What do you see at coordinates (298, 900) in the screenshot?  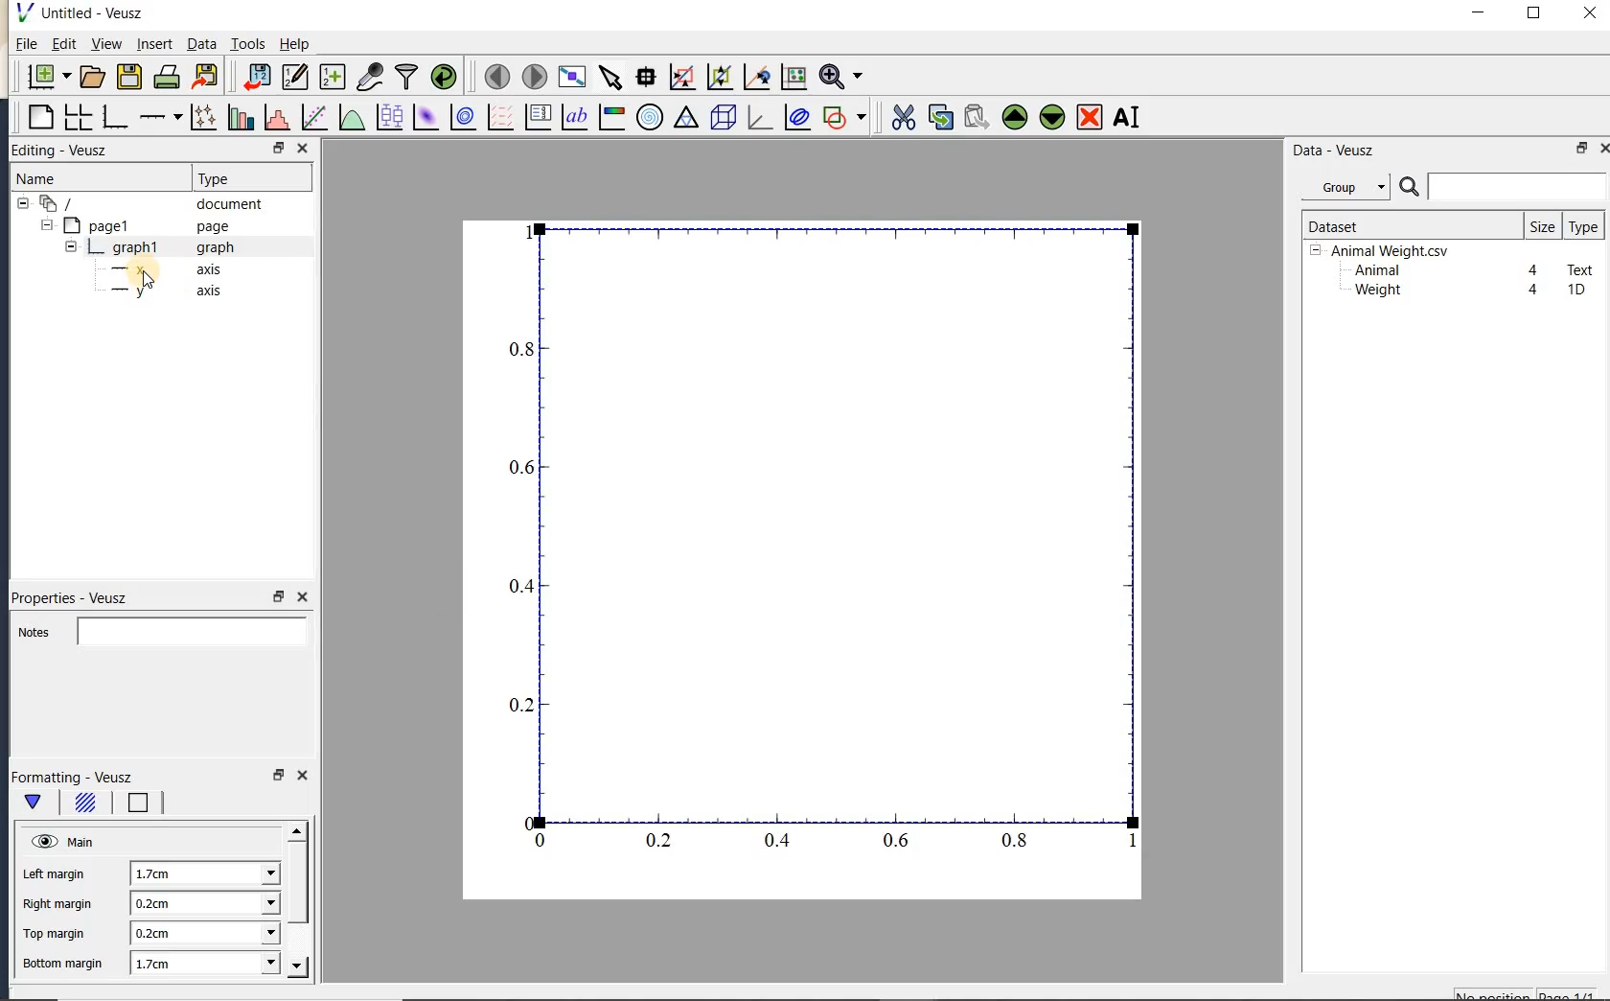 I see `scrollbar` at bounding box center [298, 900].